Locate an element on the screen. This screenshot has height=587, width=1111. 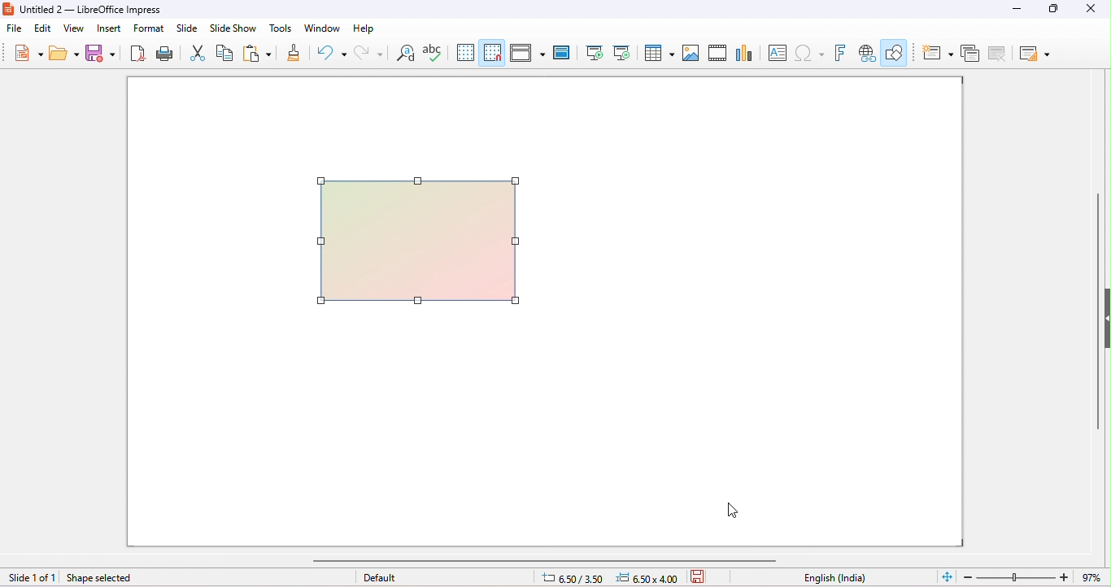
insert text box is located at coordinates (776, 52).